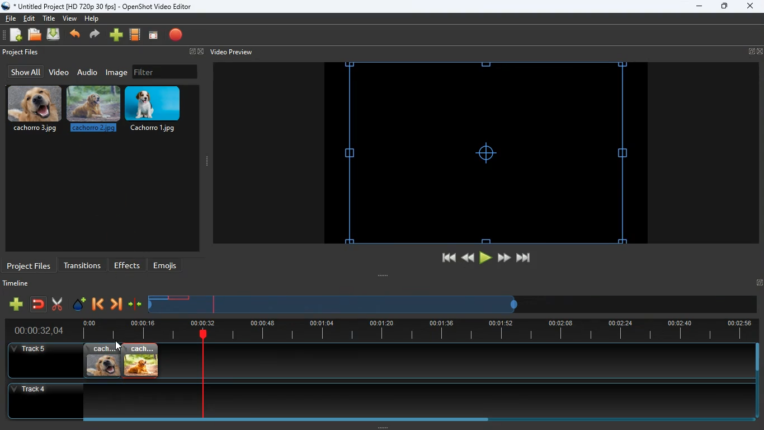 The height and width of the screenshot is (430, 764). What do you see at coordinates (17, 36) in the screenshot?
I see `add files` at bounding box center [17, 36].